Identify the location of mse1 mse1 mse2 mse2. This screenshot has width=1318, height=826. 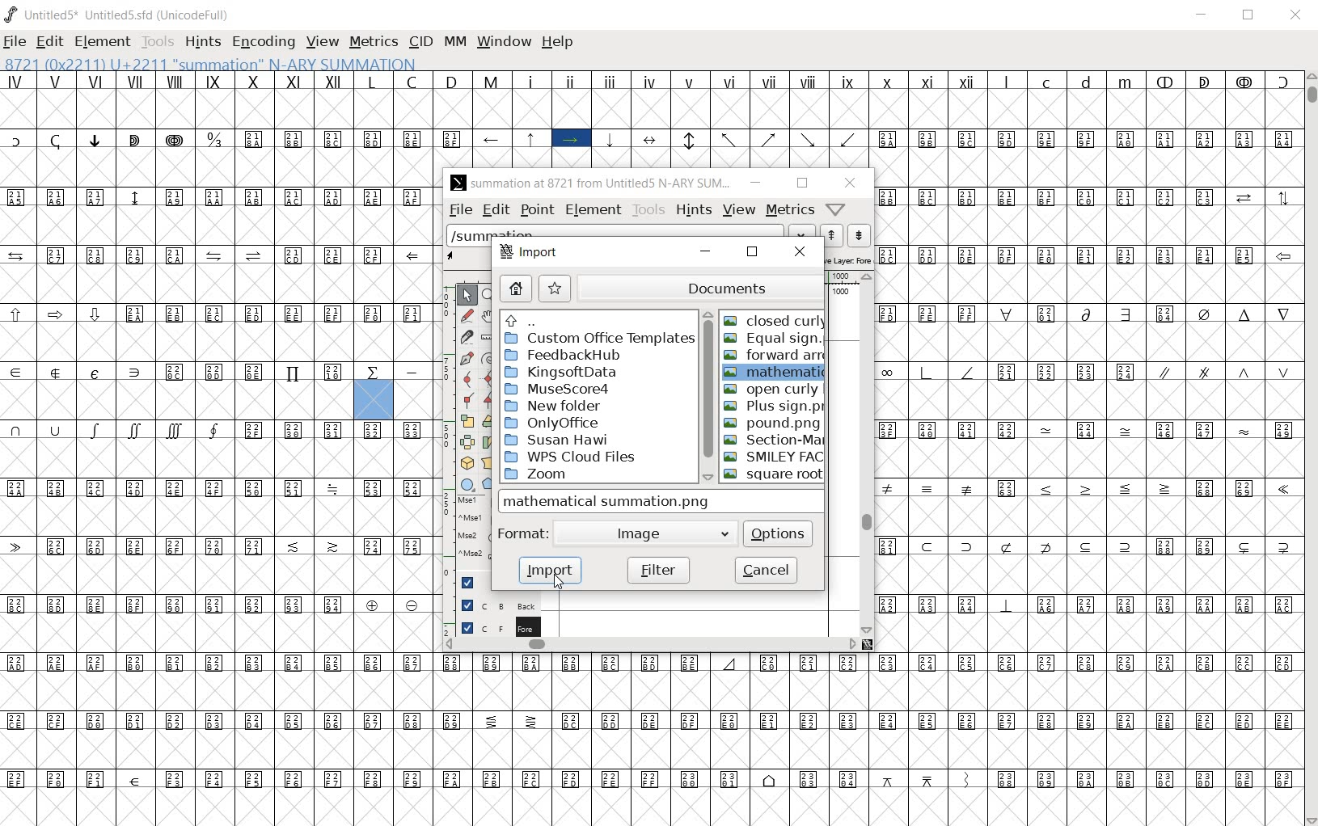
(464, 528).